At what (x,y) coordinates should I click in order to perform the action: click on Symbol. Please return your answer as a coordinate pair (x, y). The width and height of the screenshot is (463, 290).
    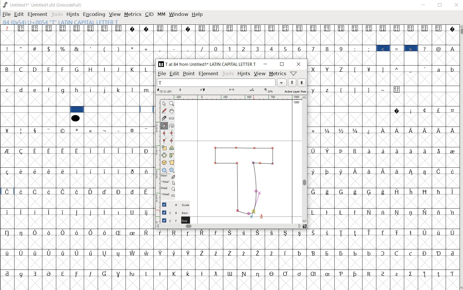
    Looking at the image, I should click on (342, 28).